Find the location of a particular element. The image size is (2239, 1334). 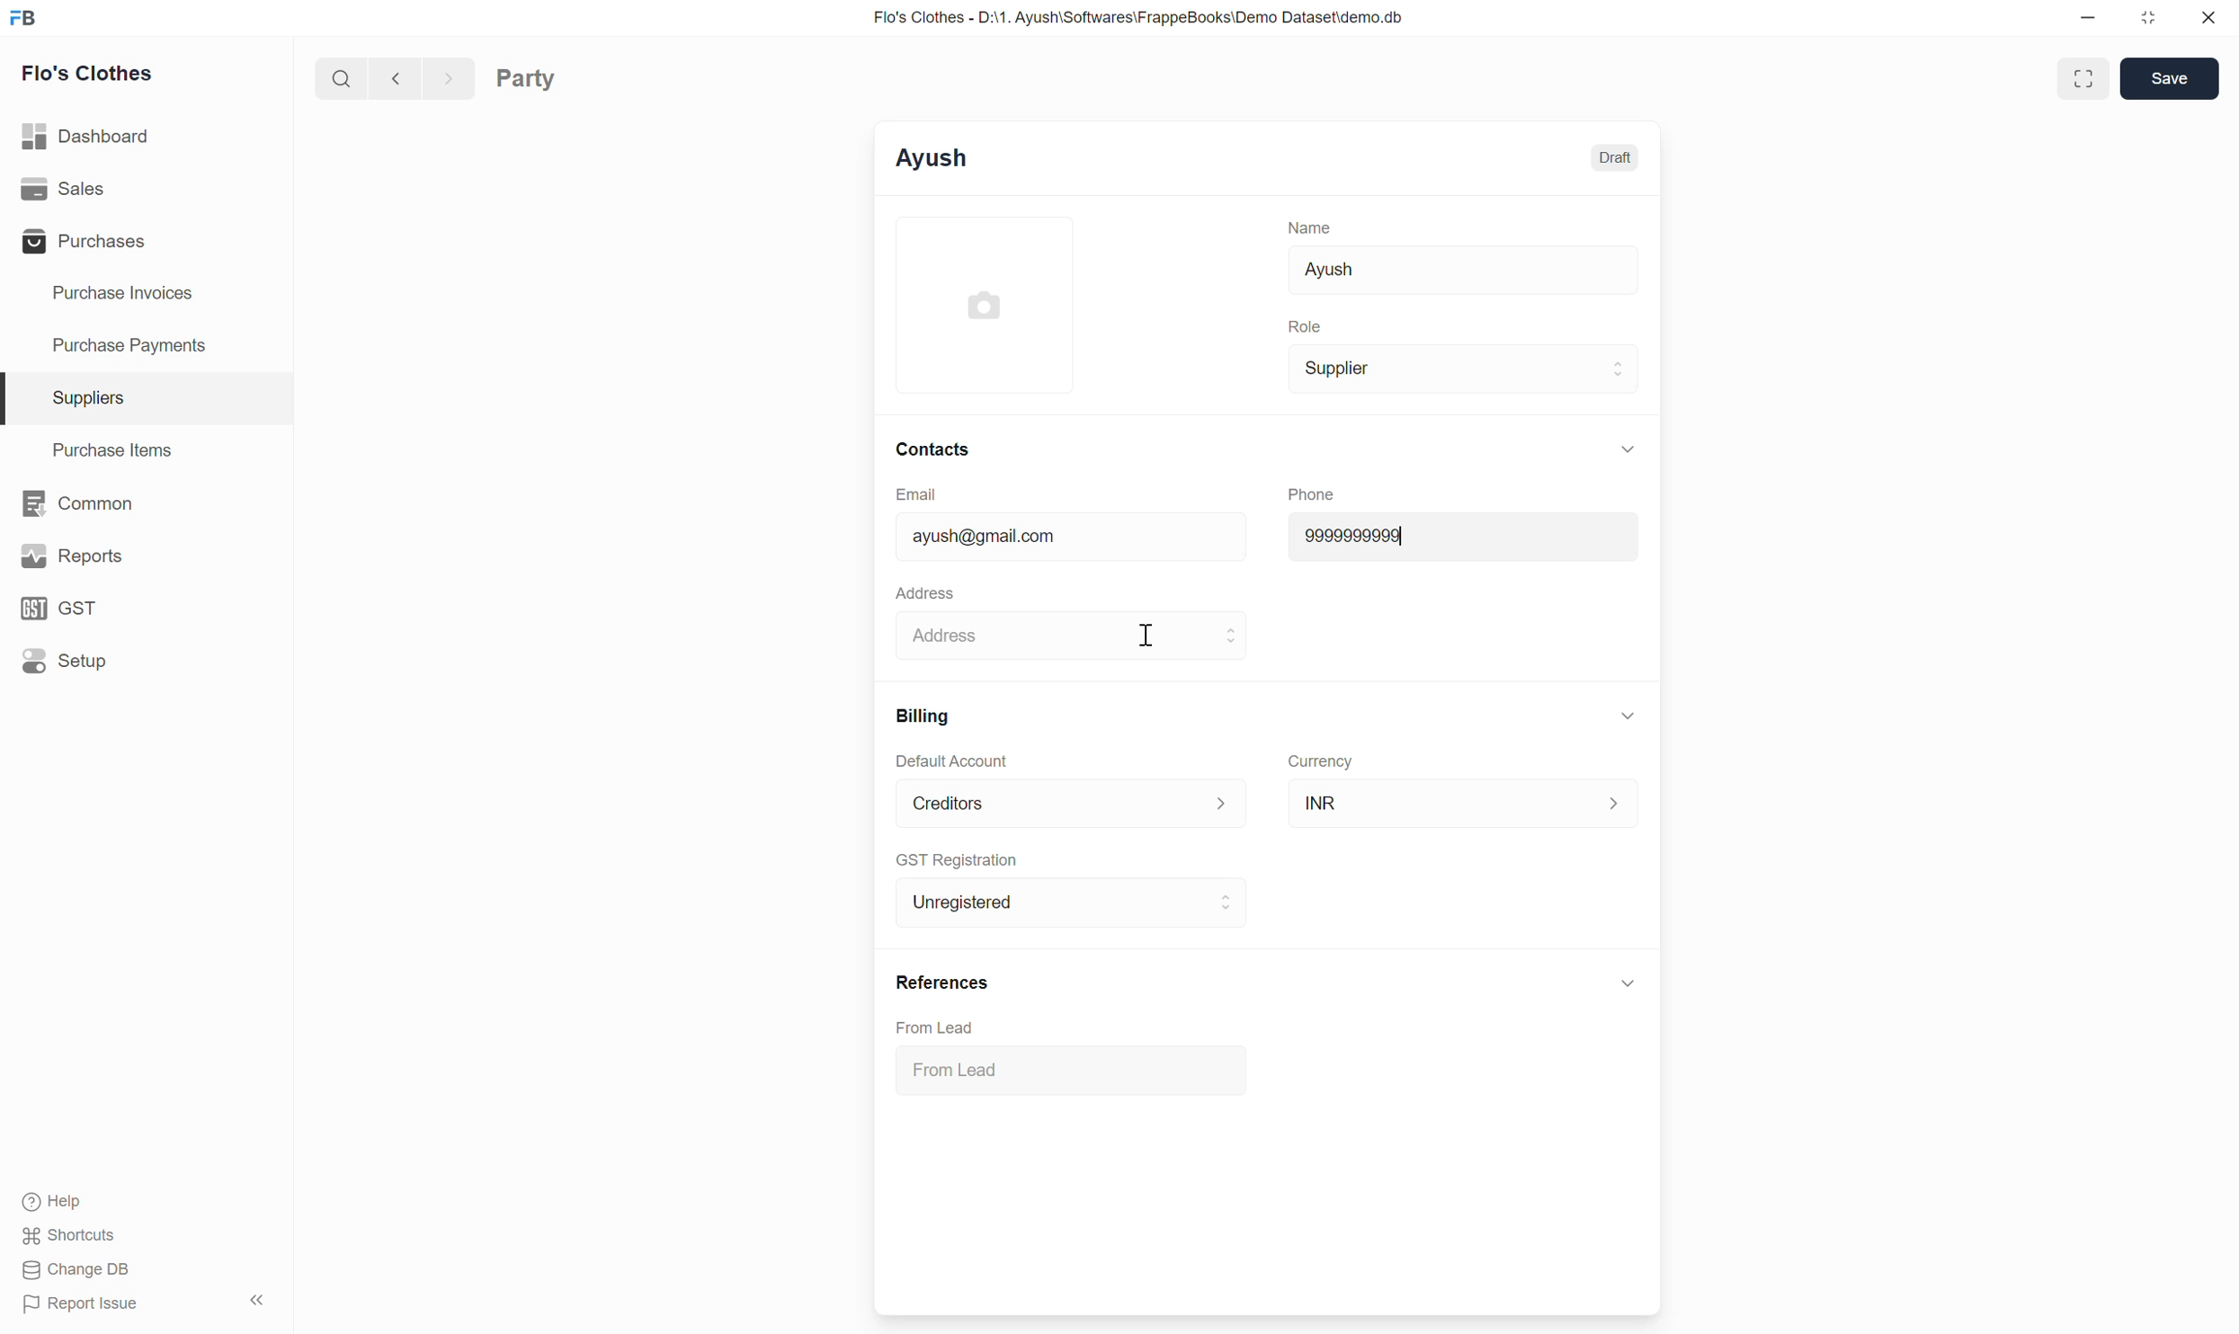

Frappe Books logo is located at coordinates (22, 18).